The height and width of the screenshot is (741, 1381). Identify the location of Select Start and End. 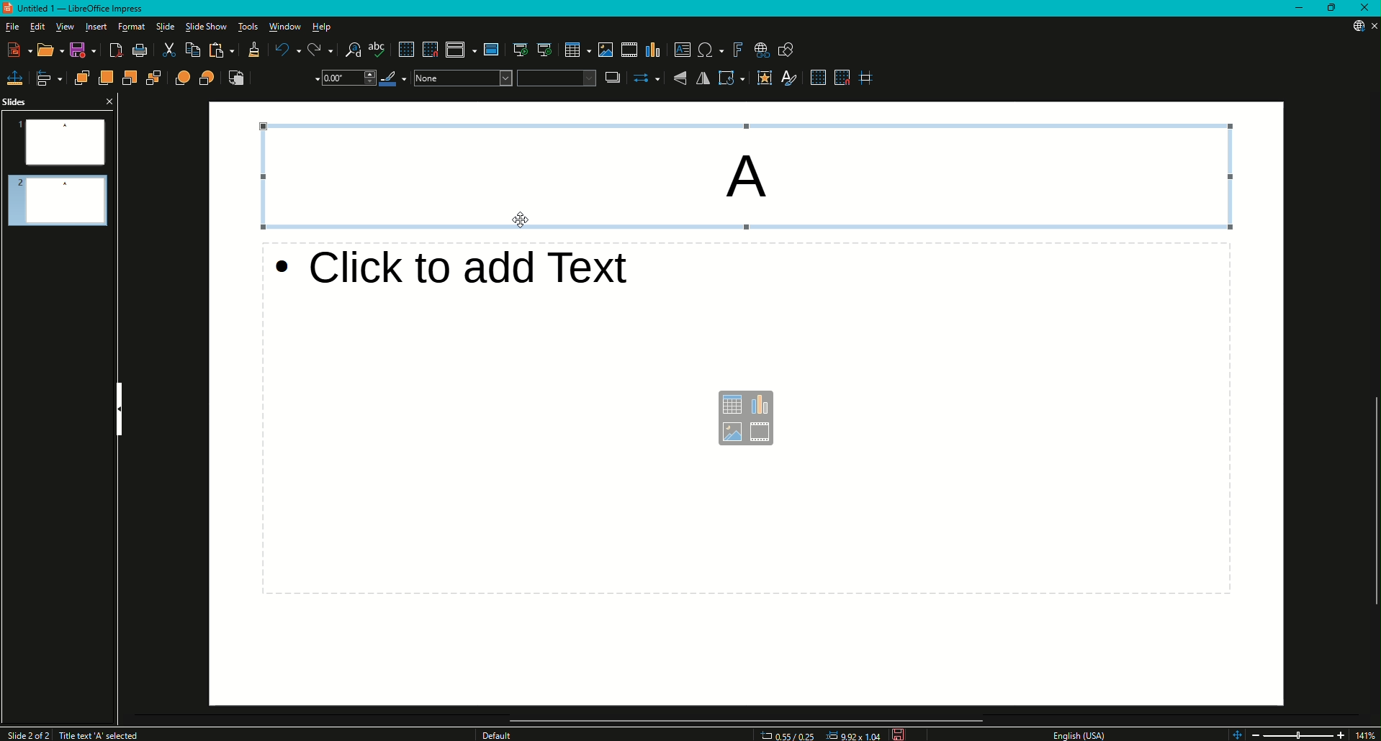
(647, 80).